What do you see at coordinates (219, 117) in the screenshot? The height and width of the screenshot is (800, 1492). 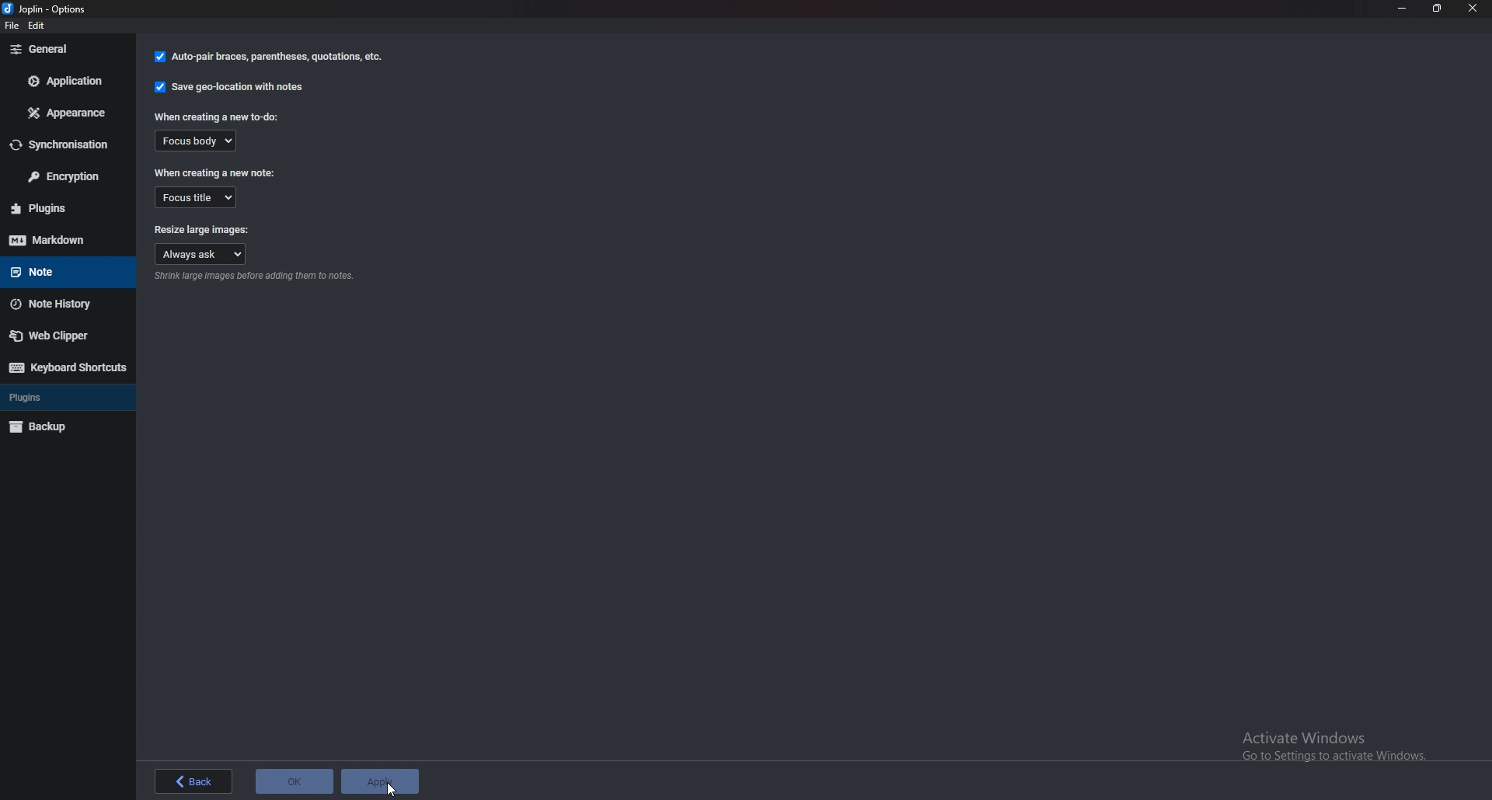 I see `When creating a new to do` at bounding box center [219, 117].